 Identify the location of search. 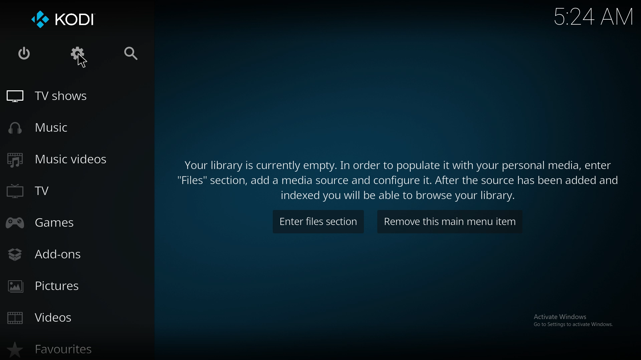
(132, 55).